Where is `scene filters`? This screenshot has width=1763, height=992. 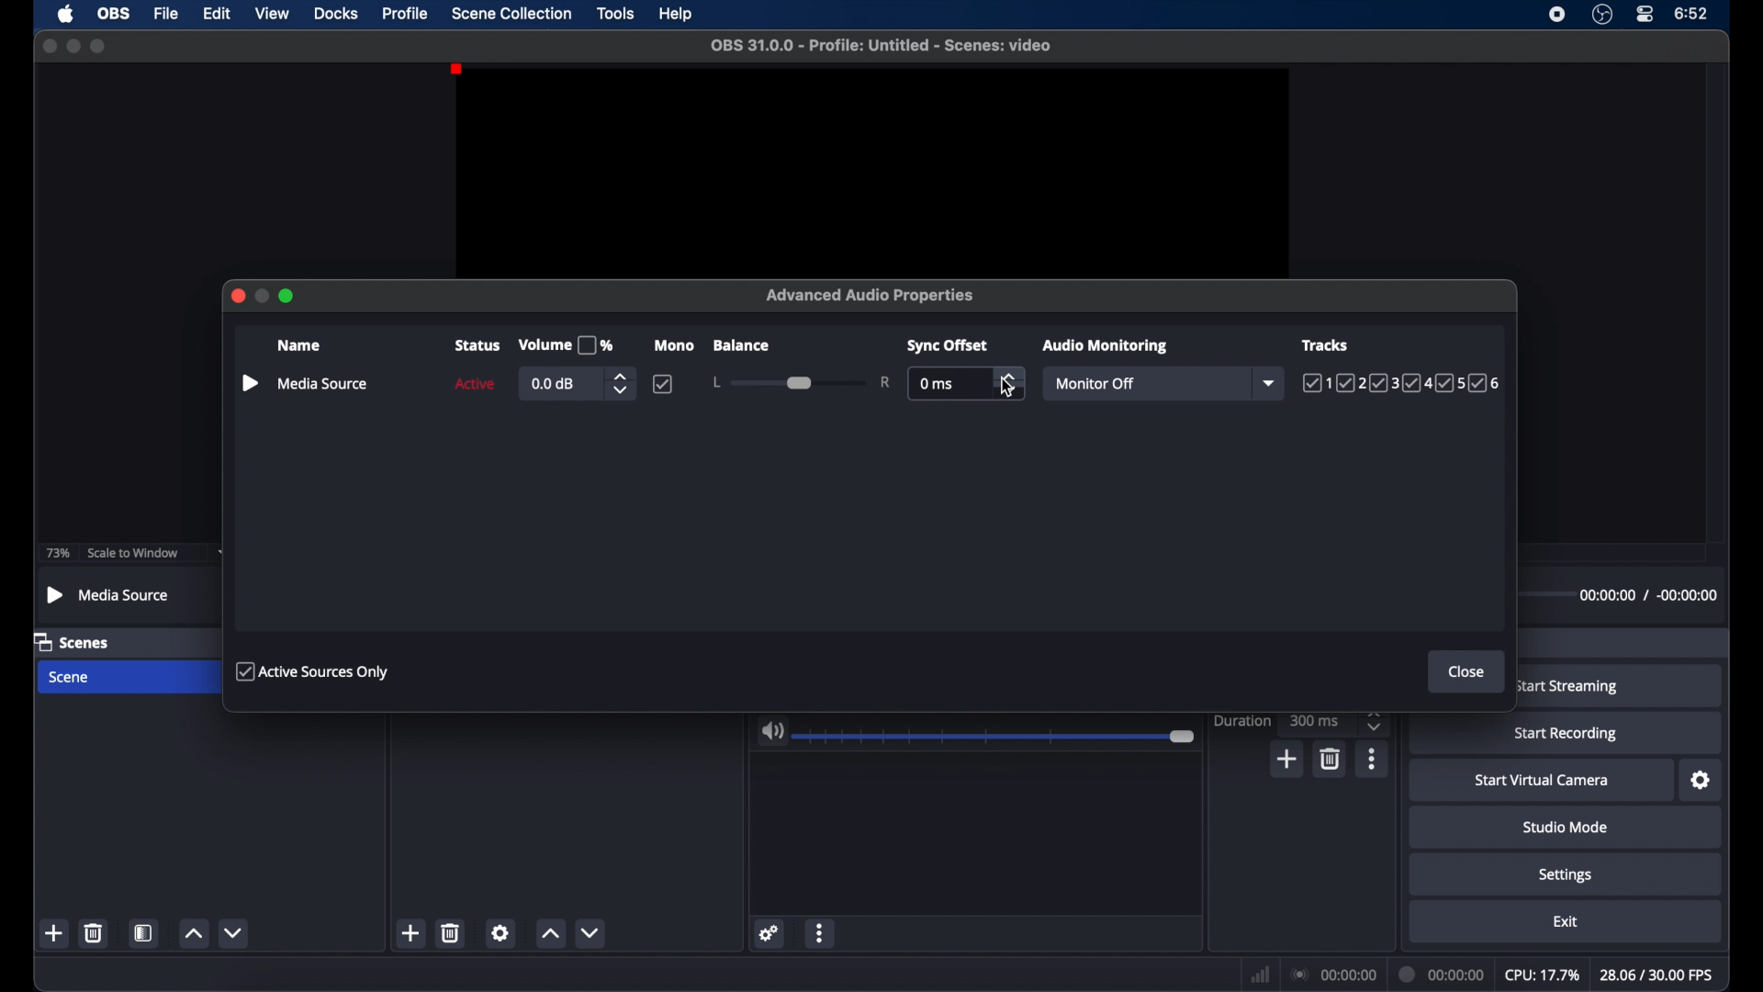 scene filters is located at coordinates (145, 932).